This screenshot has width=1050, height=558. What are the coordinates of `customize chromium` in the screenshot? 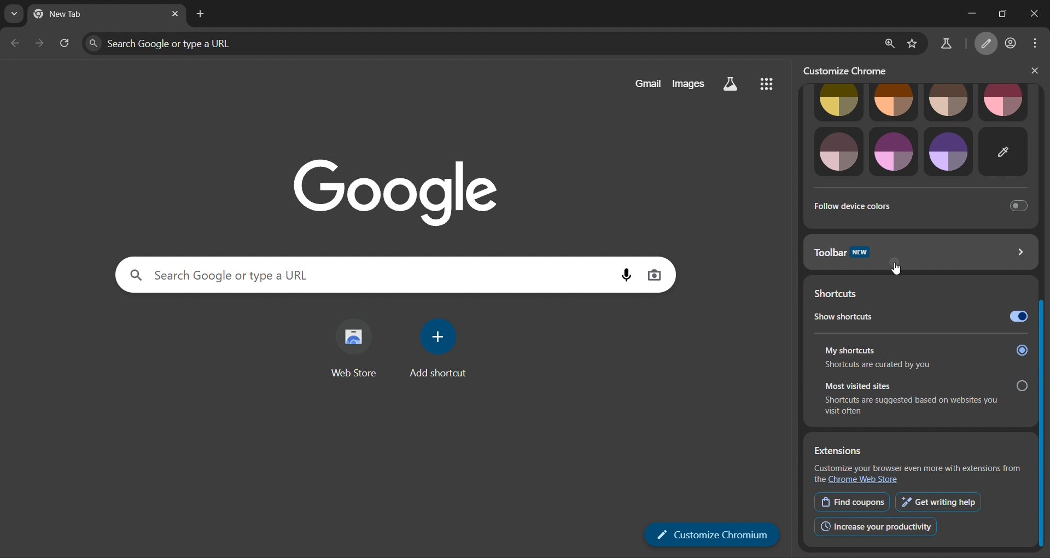 It's located at (850, 70).